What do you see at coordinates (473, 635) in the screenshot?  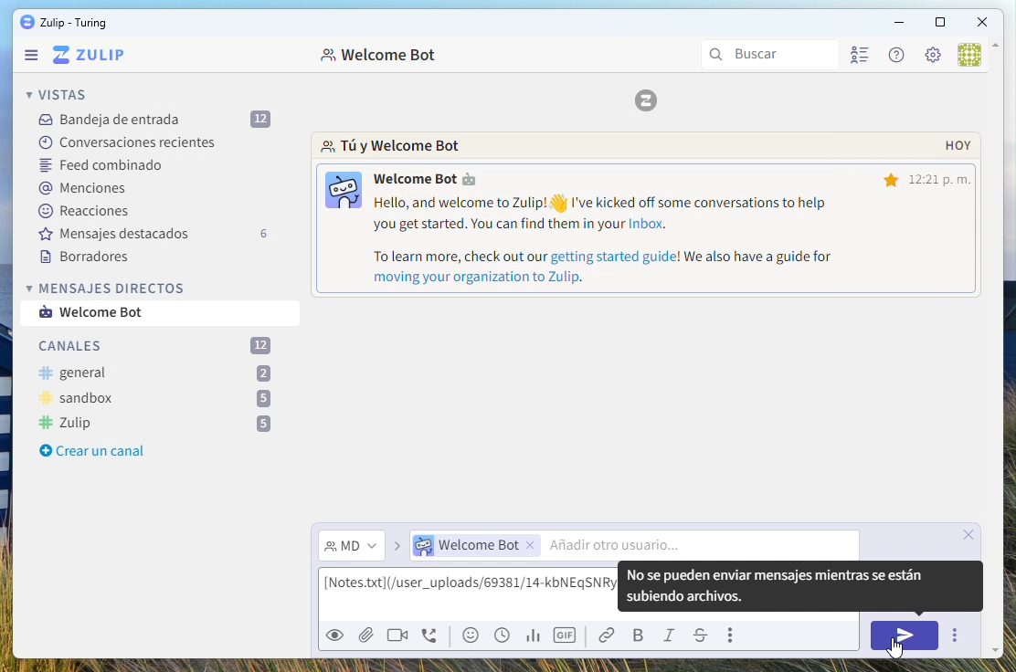 I see `Face` at bounding box center [473, 635].